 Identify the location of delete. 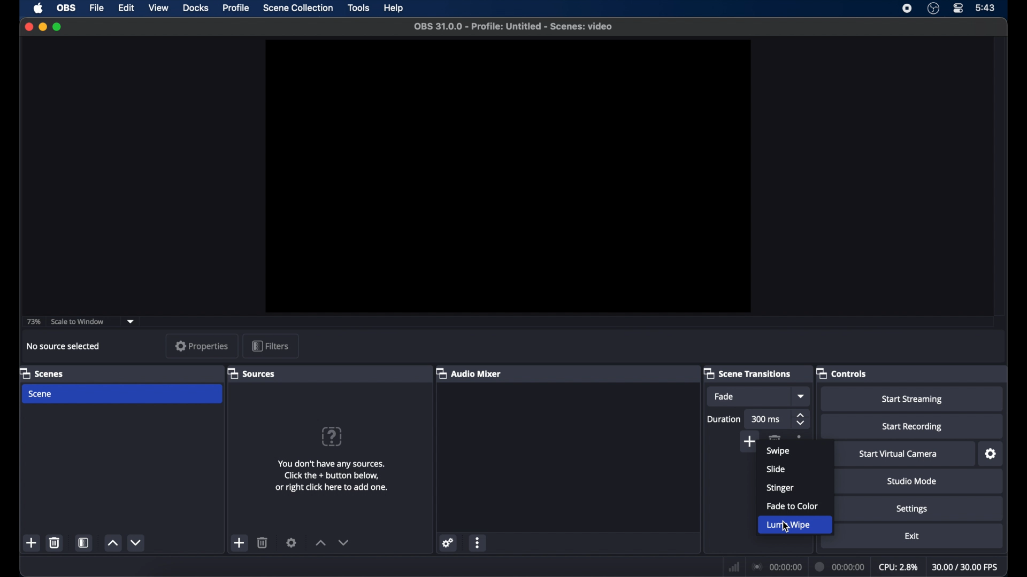
(774, 436).